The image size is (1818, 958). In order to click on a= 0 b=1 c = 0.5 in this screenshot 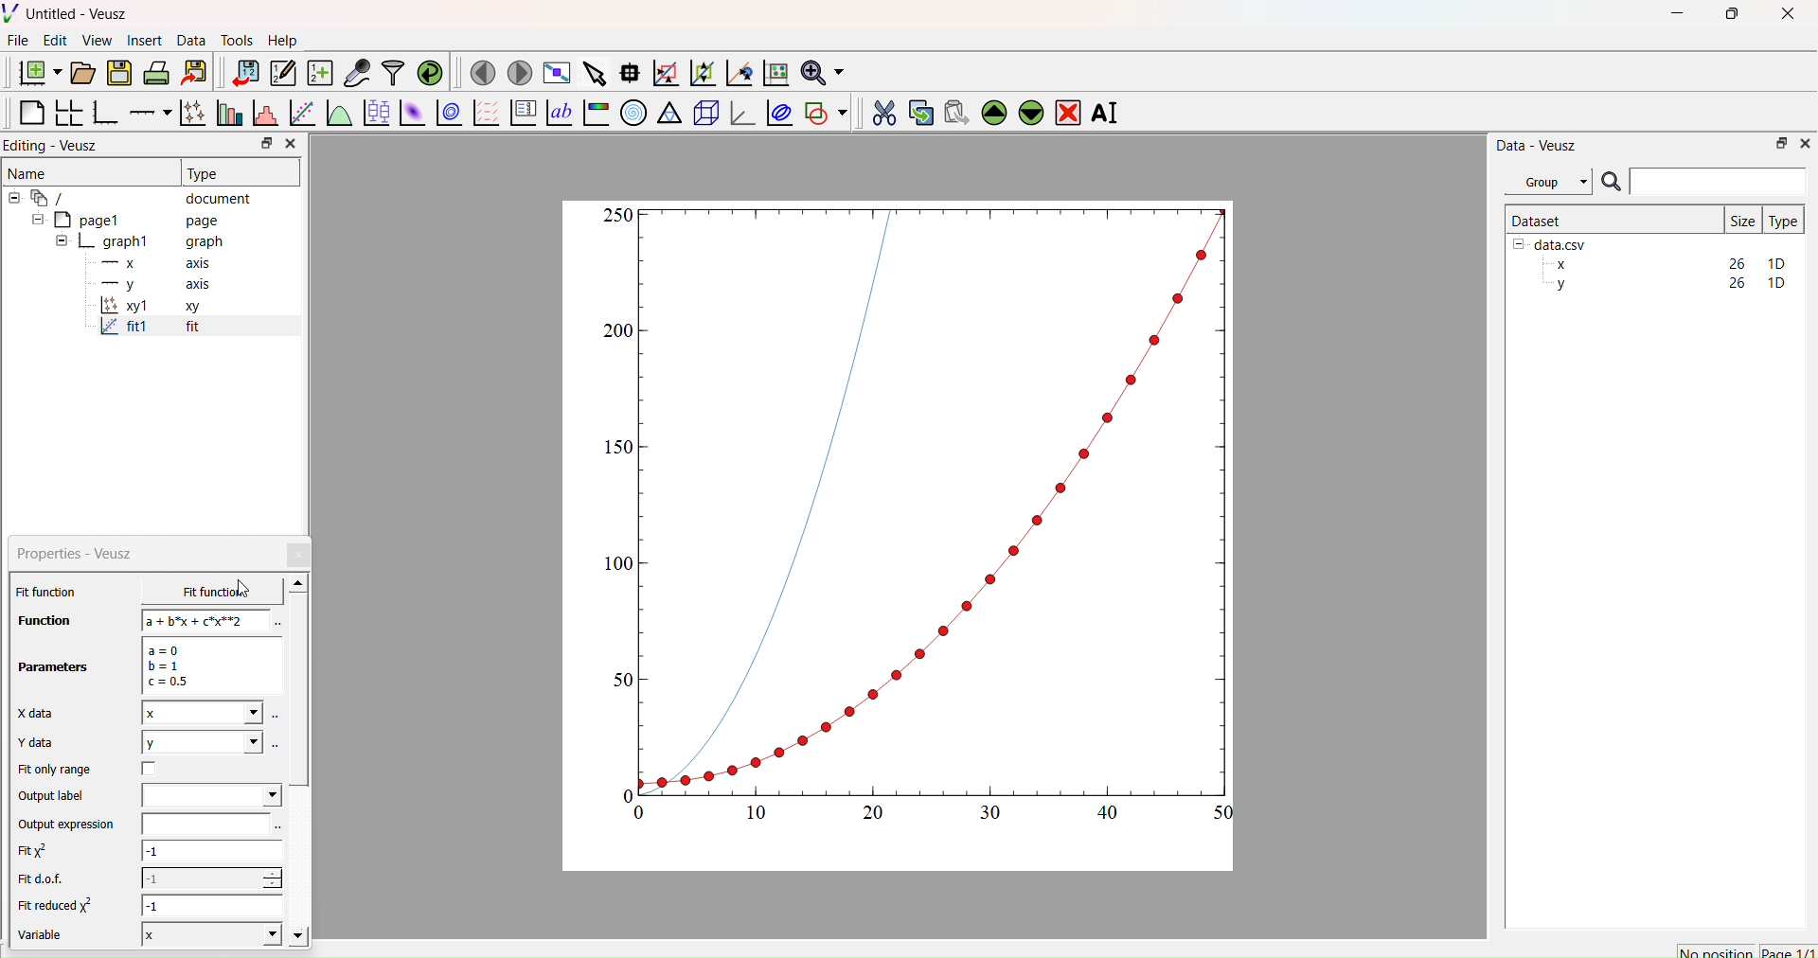, I will do `click(208, 665)`.